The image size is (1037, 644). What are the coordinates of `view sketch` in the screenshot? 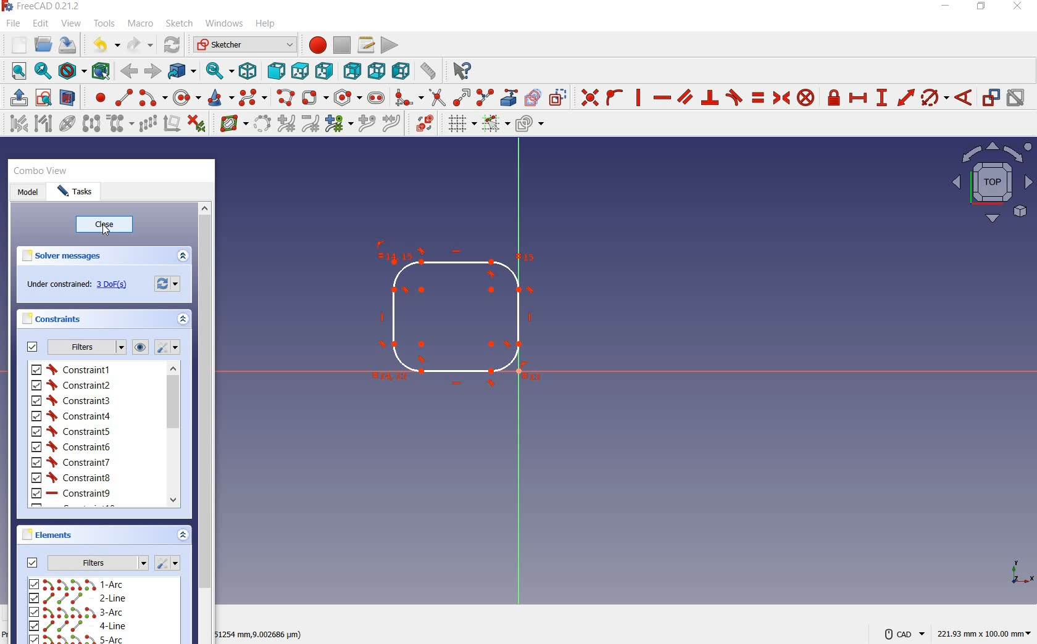 It's located at (44, 99).